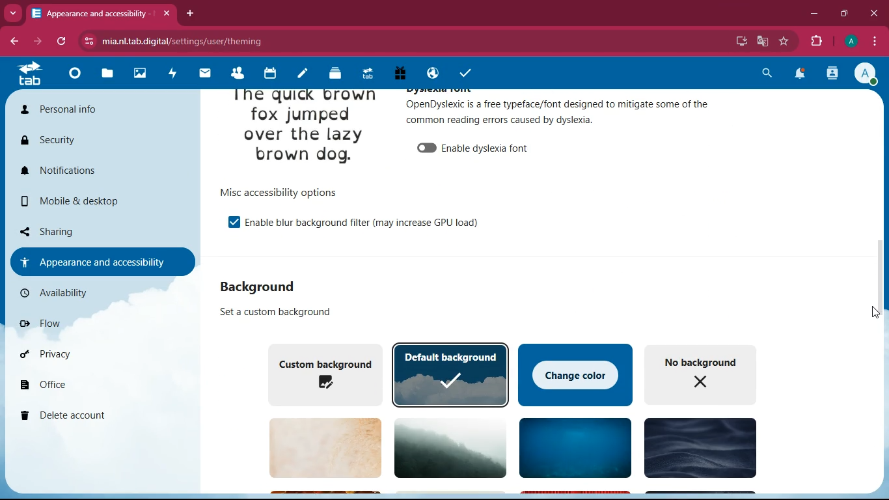 This screenshot has height=500, width=889. Describe the element at coordinates (139, 72) in the screenshot. I see `images` at that location.